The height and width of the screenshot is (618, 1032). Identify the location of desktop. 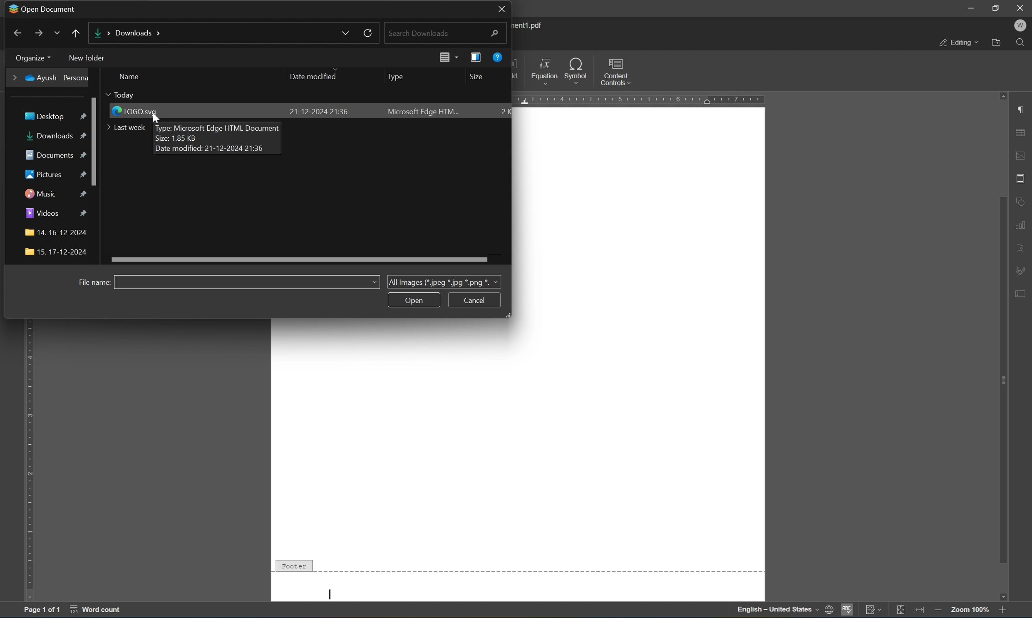
(37, 58).